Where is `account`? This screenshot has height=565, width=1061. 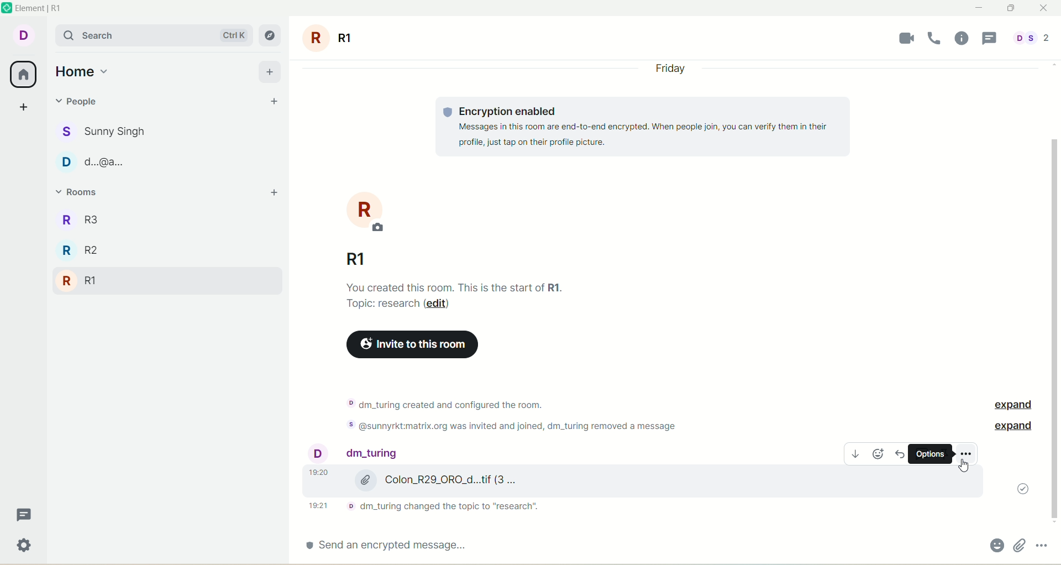 account is located at coordinates (22, 34).